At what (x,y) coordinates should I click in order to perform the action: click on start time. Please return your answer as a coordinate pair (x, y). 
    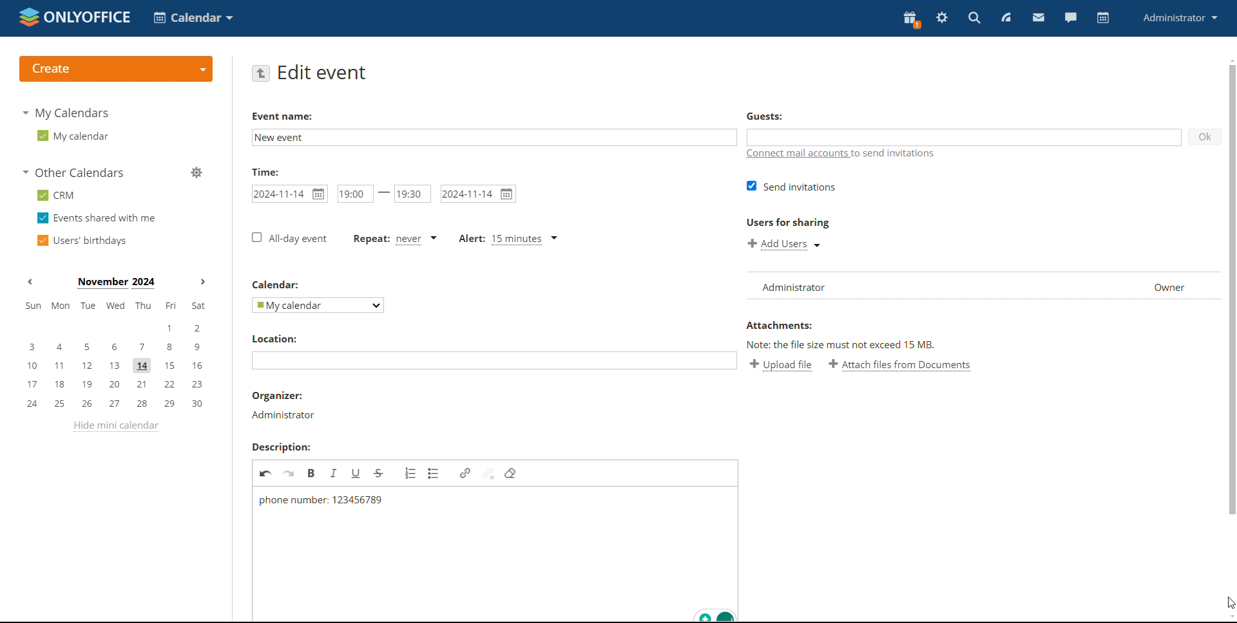
    Looking at the image, I should click on (355, 194).